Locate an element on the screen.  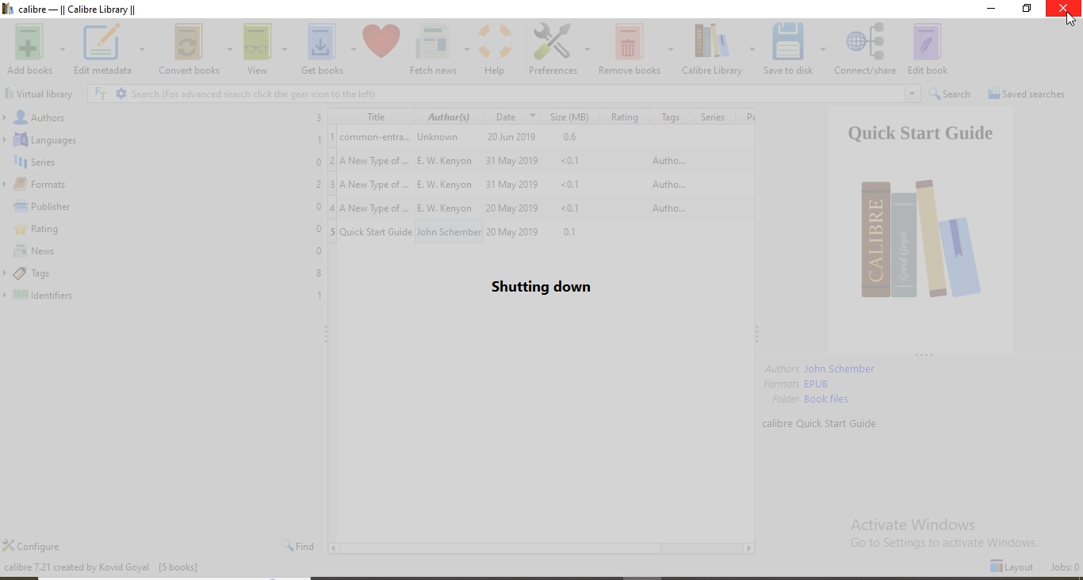
<0.1 is located at coordinates (579, 185).